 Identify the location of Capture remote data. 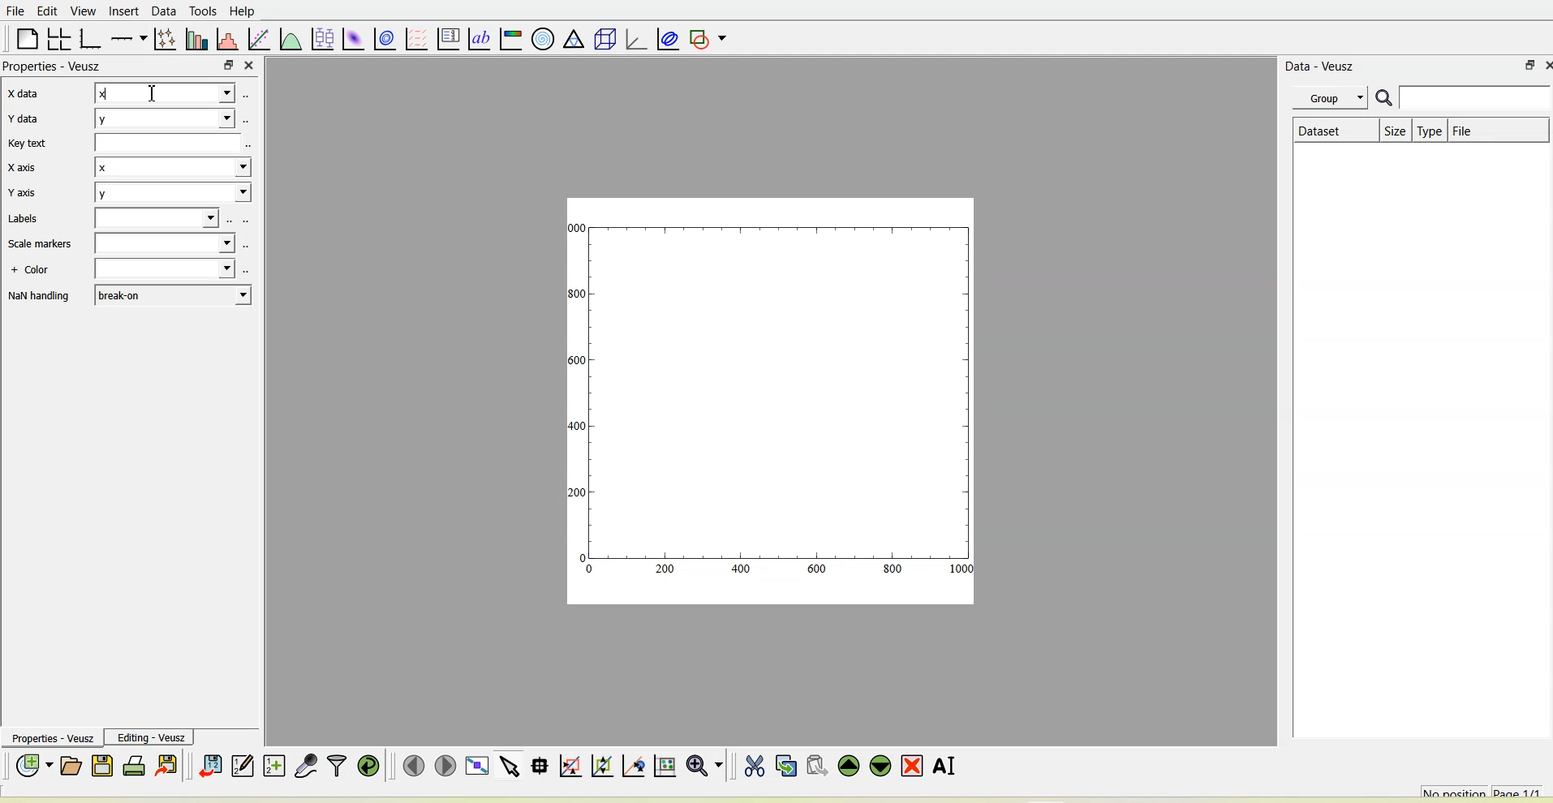
(307, 766).